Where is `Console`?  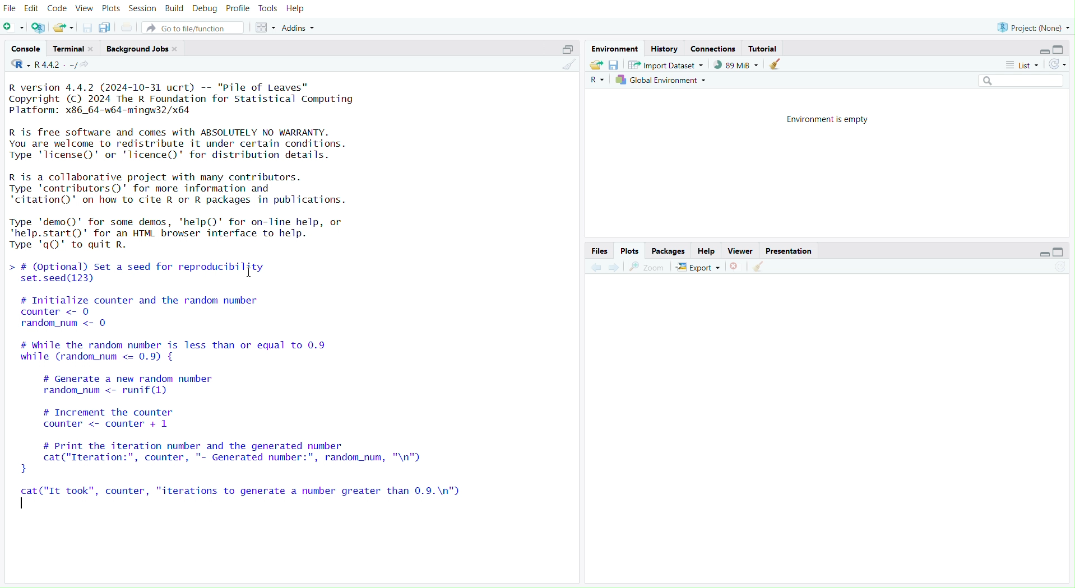 Console is located at coordinates (26, 49).